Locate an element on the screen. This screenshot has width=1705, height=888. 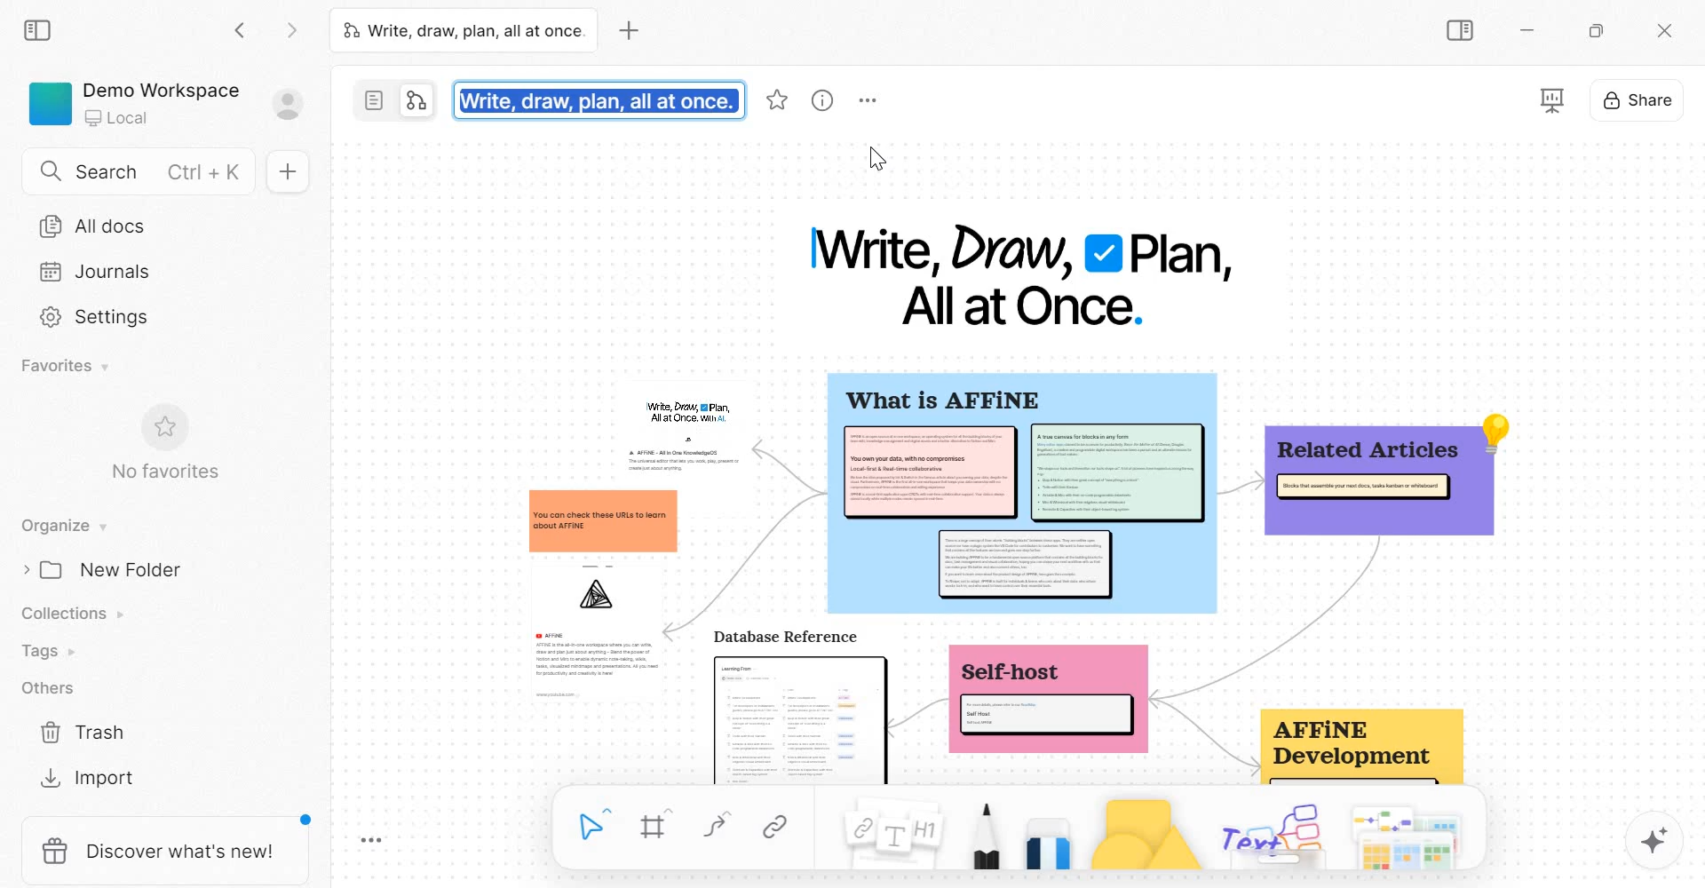
presentation mode is located at coordinates (1554, 99).